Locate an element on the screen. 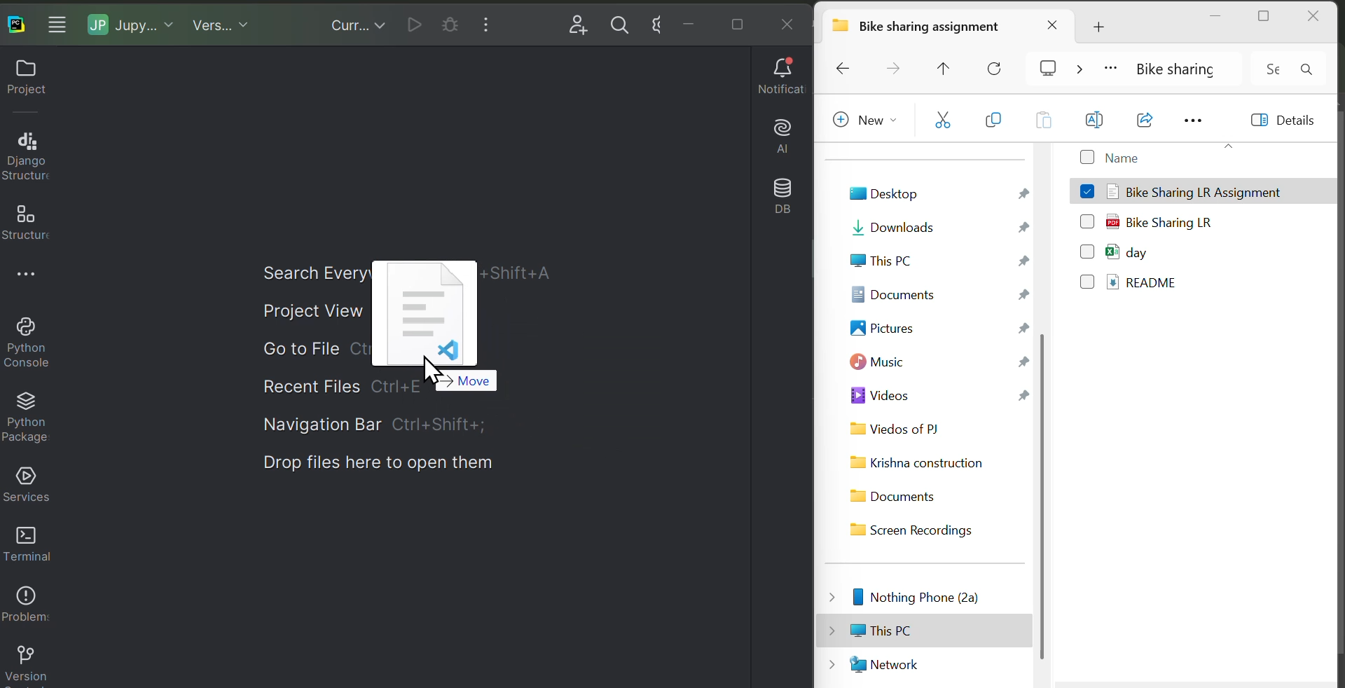 Image resolution: width=1345 pixels, height=688 pixels. Structure is located at coordinates (29, 225).